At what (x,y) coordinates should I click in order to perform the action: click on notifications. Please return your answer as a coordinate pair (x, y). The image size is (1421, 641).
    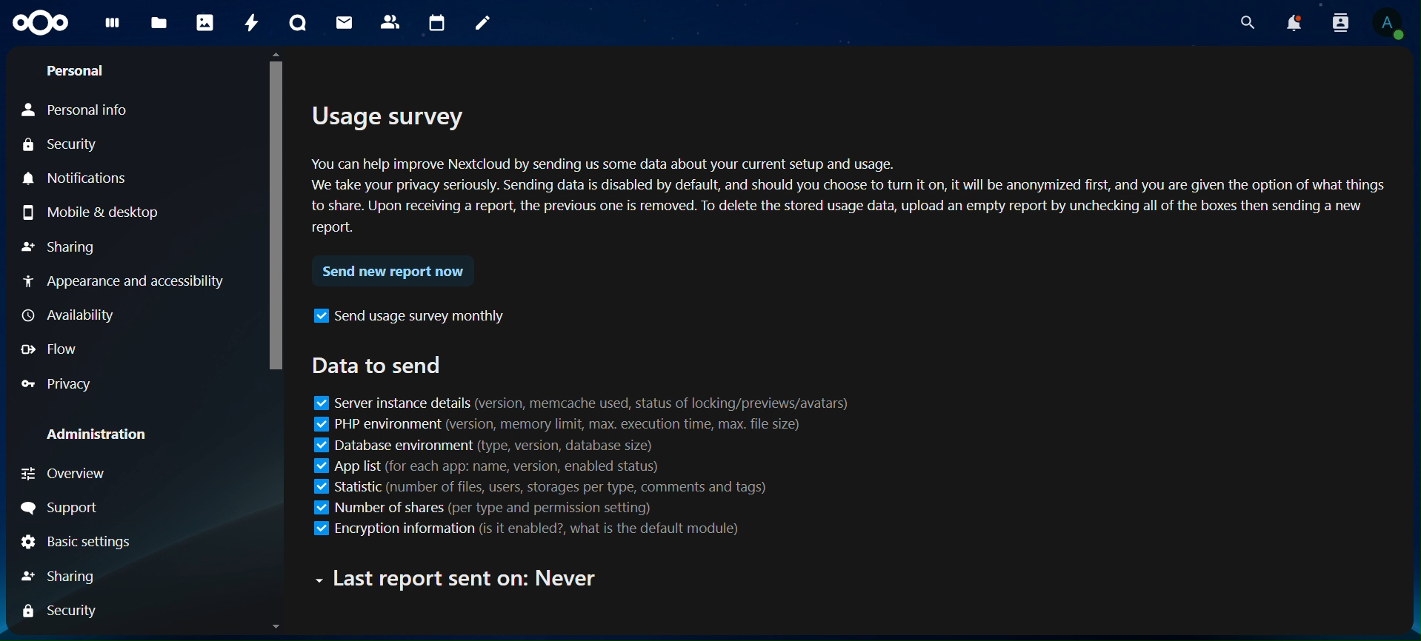
    Looking at the image, I should click on (1295, 21).